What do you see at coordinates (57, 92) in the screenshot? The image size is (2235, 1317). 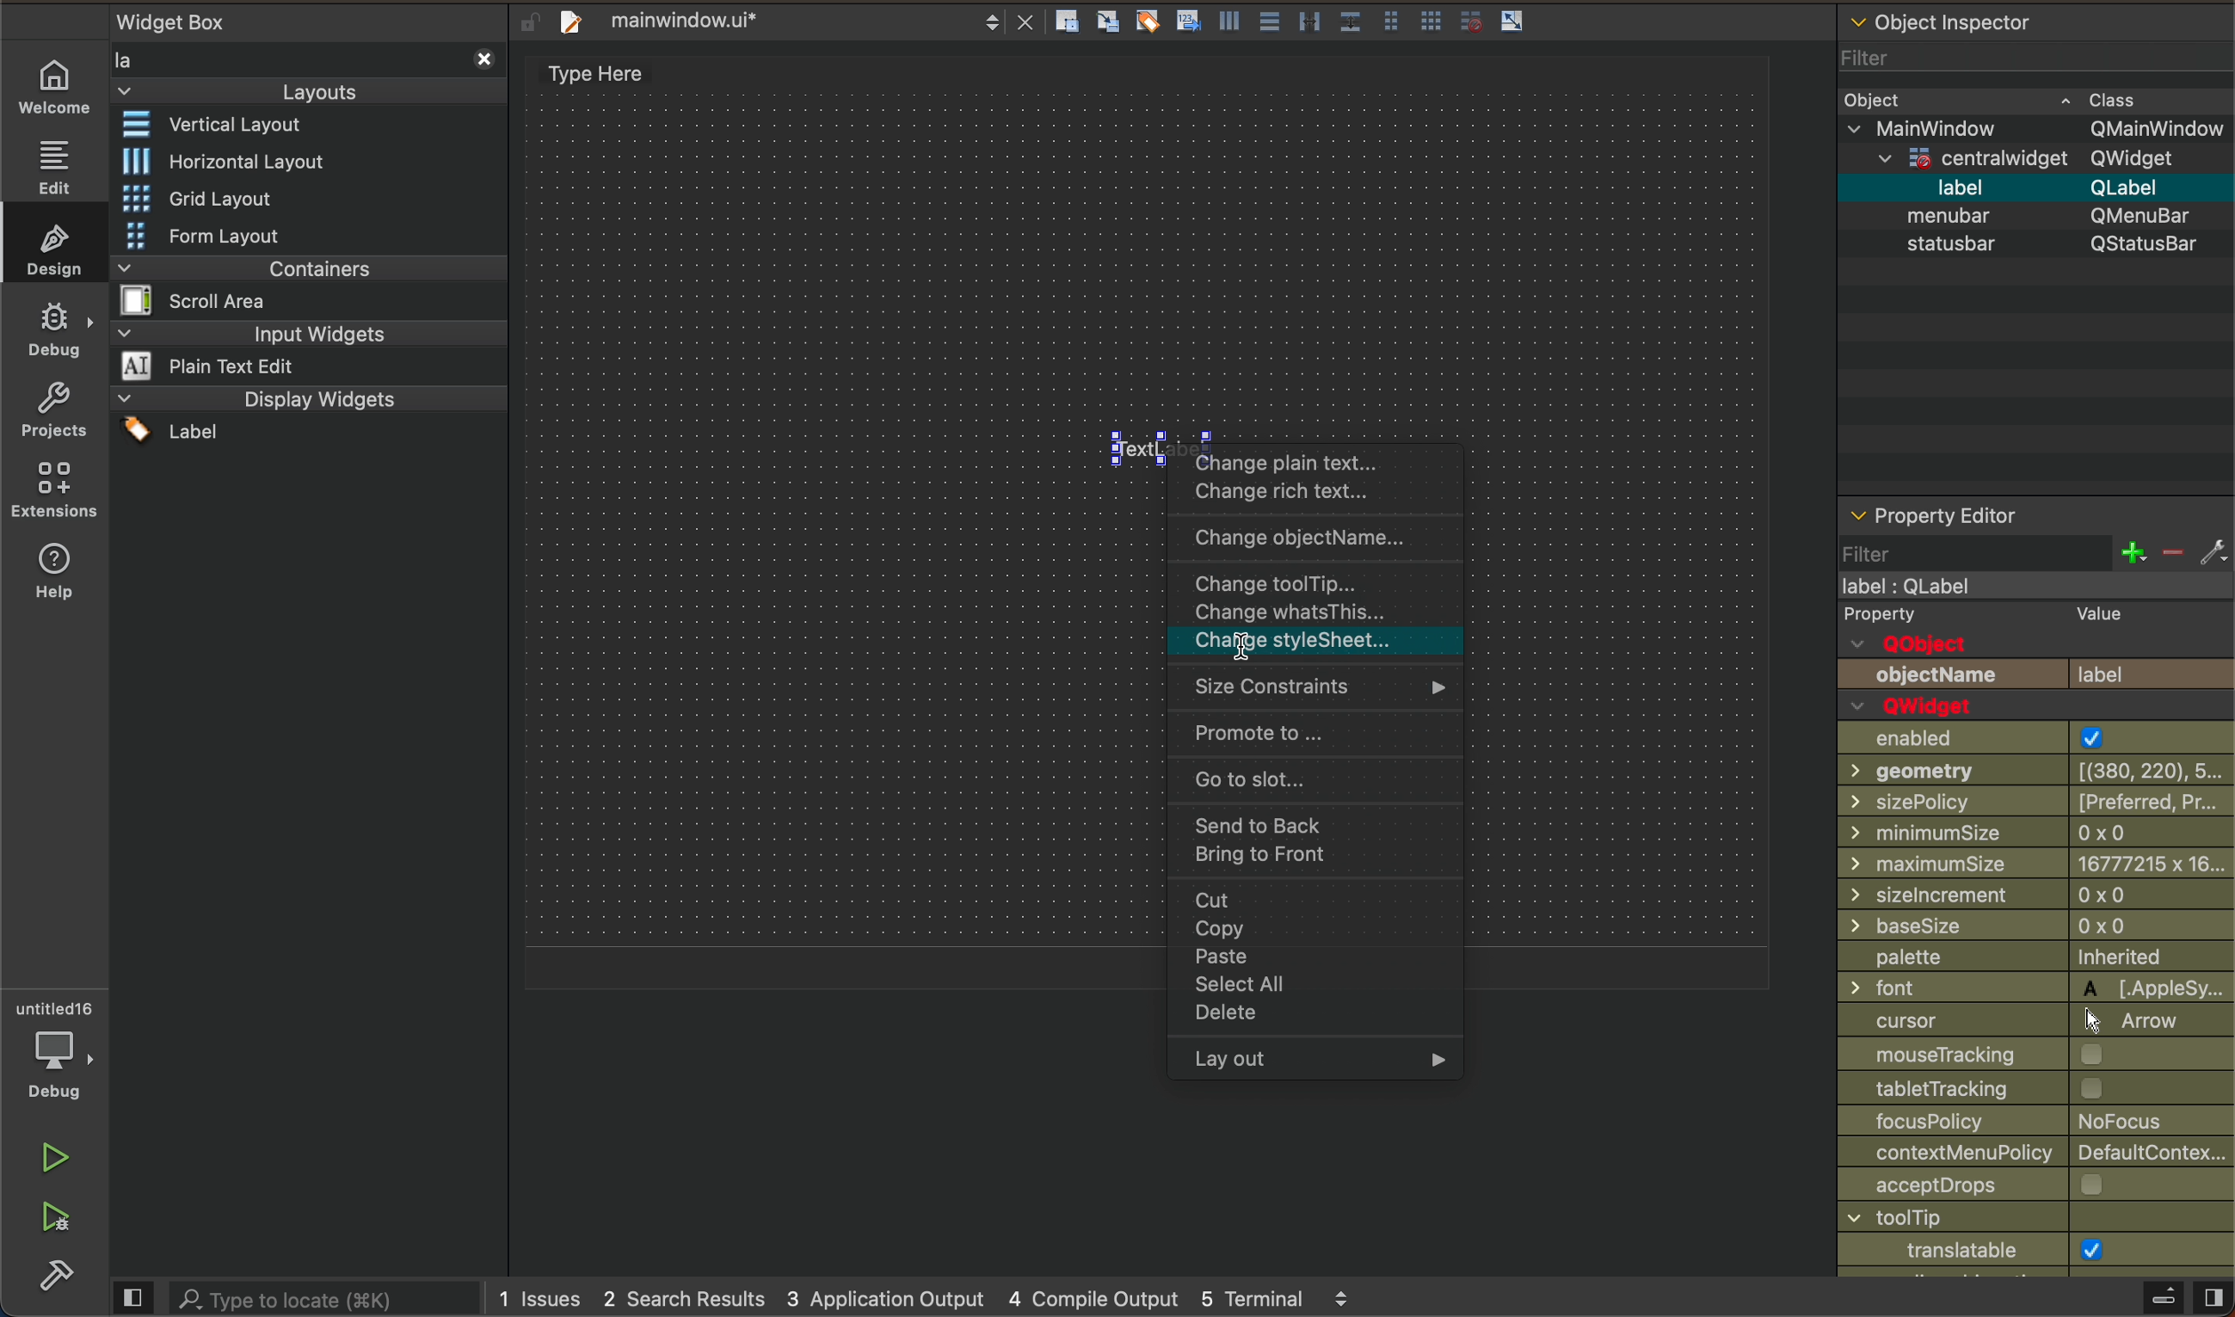 I see `welcome` at bounding box center [57, 92].